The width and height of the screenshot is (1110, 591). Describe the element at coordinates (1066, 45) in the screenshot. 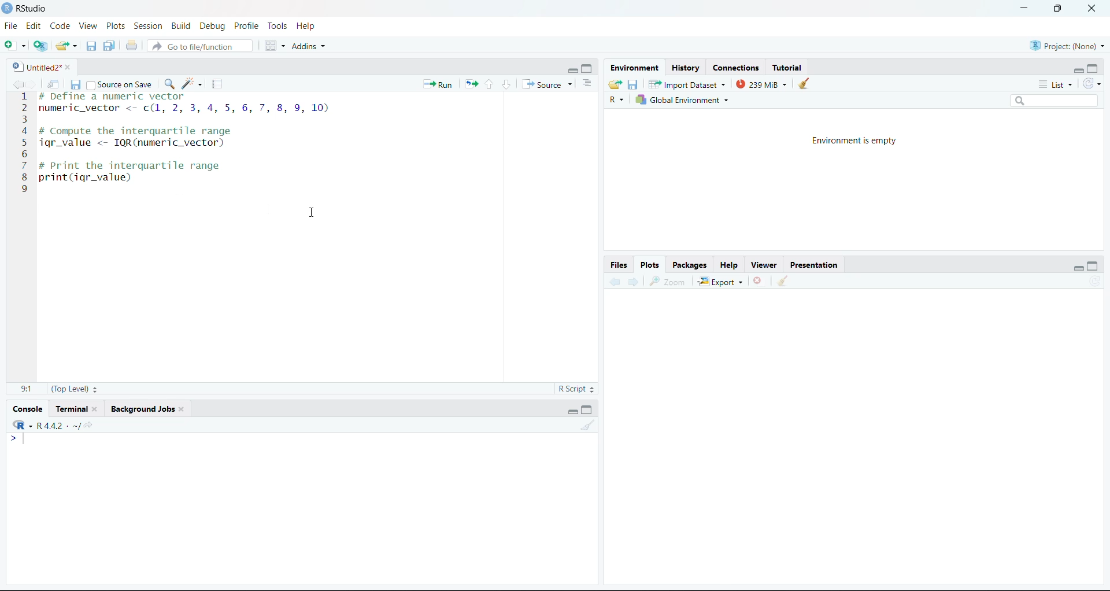

I see `Project (Note)` at that location.